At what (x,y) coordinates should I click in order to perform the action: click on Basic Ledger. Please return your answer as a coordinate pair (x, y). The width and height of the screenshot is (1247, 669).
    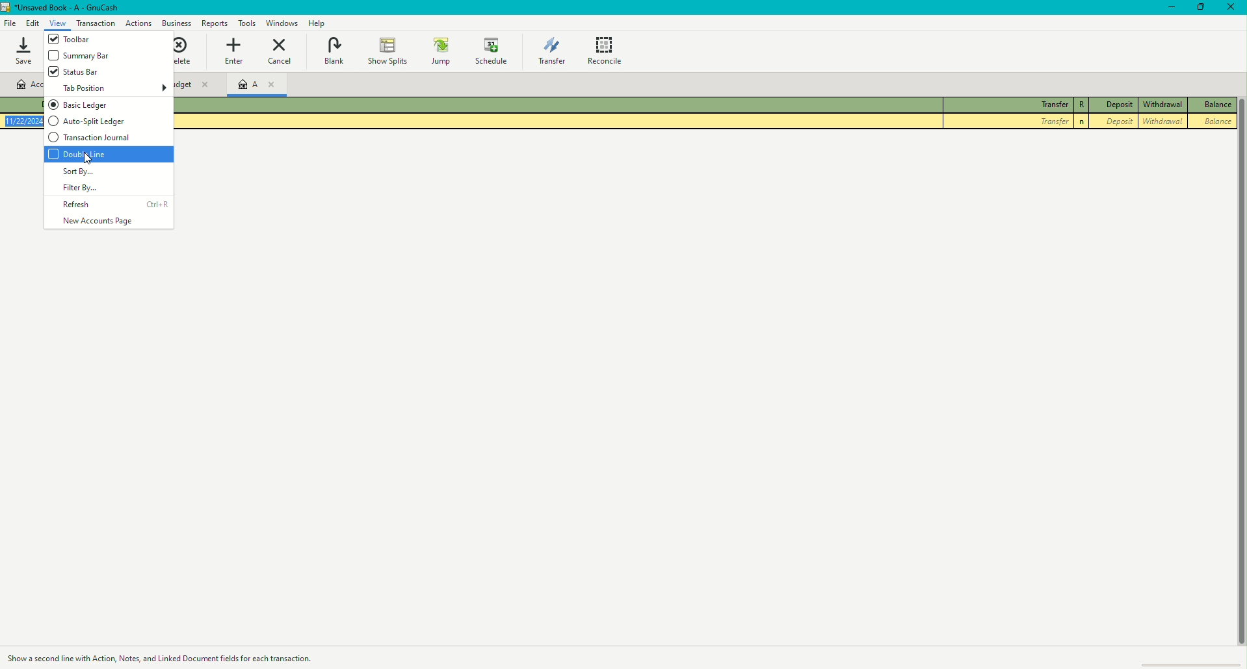
    Looking at the image, I should click on (109, 103).